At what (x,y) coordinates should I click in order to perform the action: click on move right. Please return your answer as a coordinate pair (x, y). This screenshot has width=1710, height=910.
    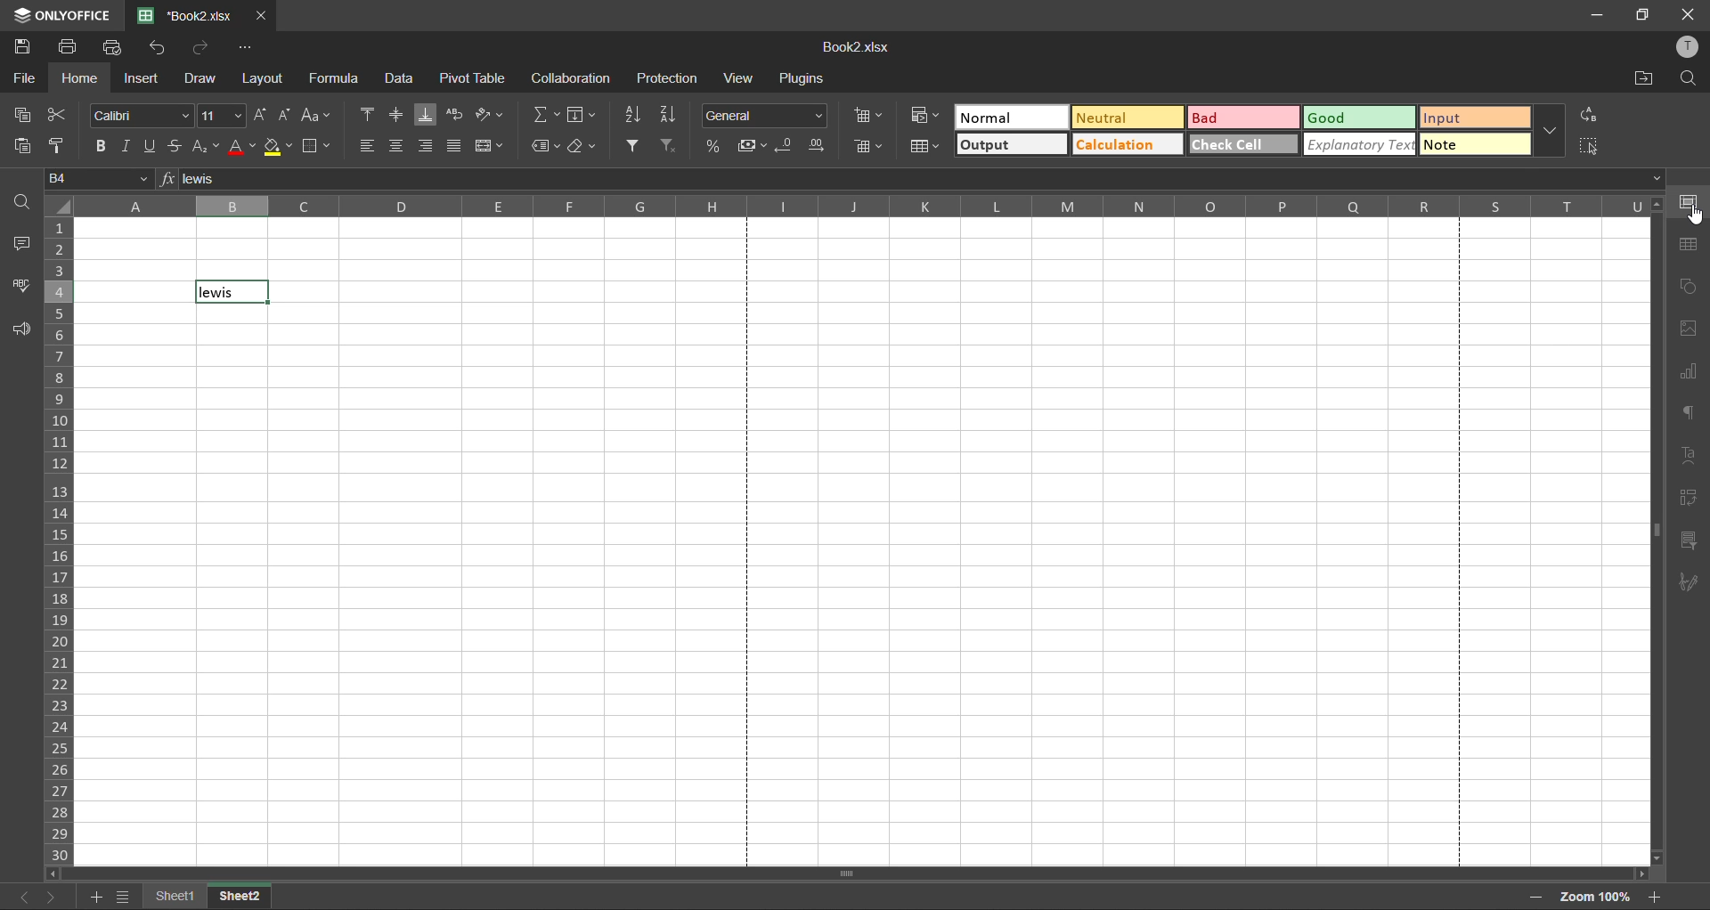
    Looking at the image, I should click on (1641, 873).